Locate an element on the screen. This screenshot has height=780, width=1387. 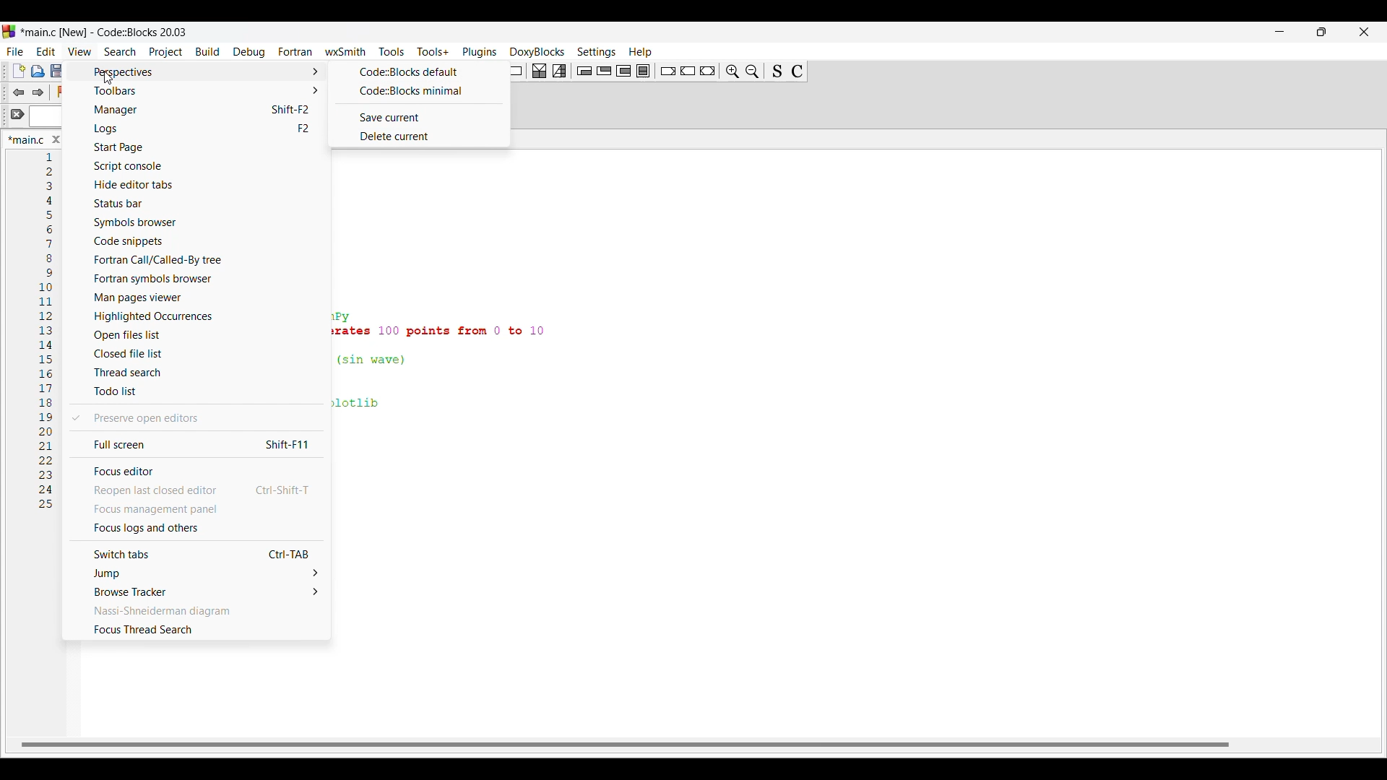
Default view is located at coordinates (418, 71).